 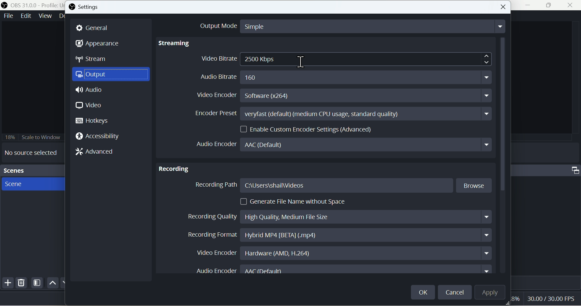 I want to click on Recording, so click(x=174, y=167).